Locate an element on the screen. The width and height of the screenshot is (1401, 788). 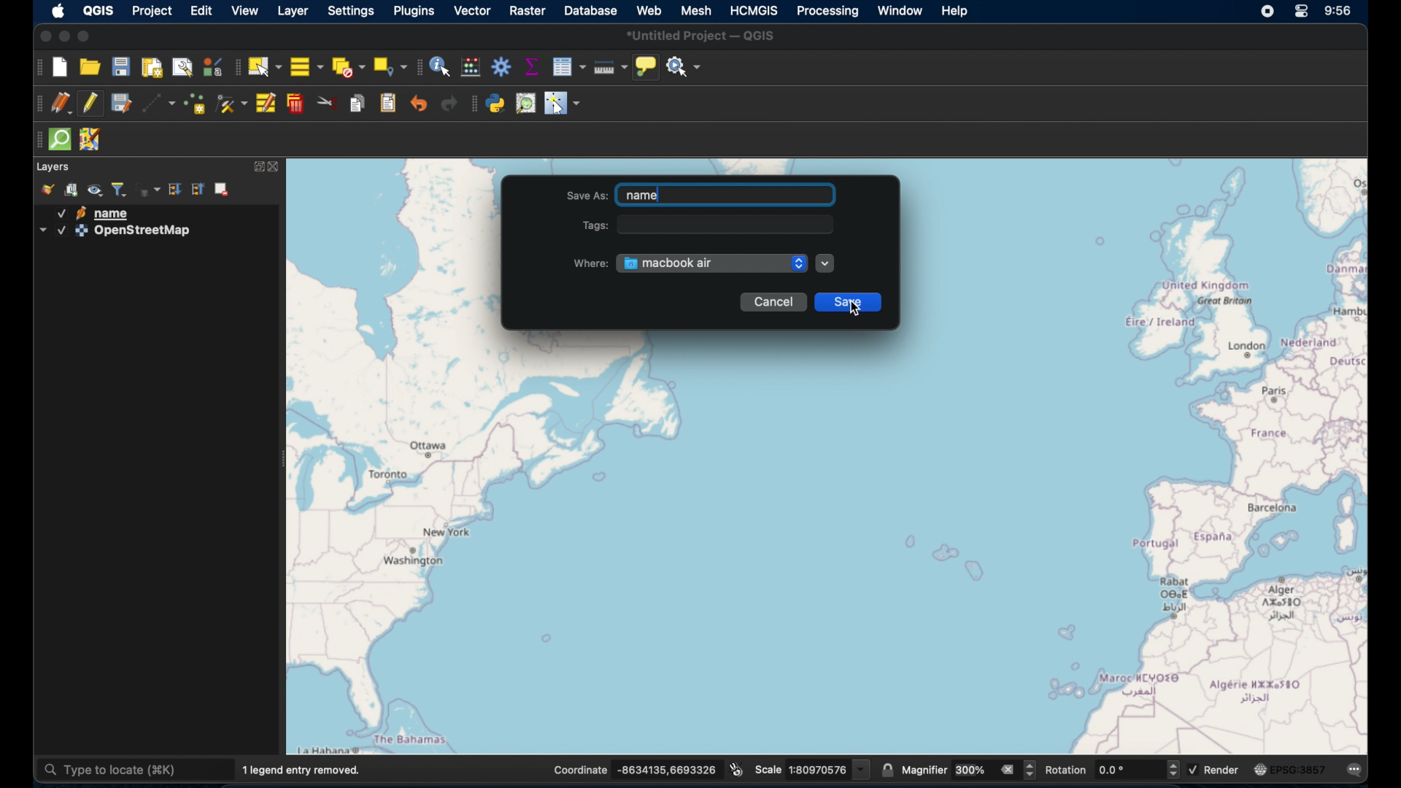
open field calculator is located at coordinates (470, 67).